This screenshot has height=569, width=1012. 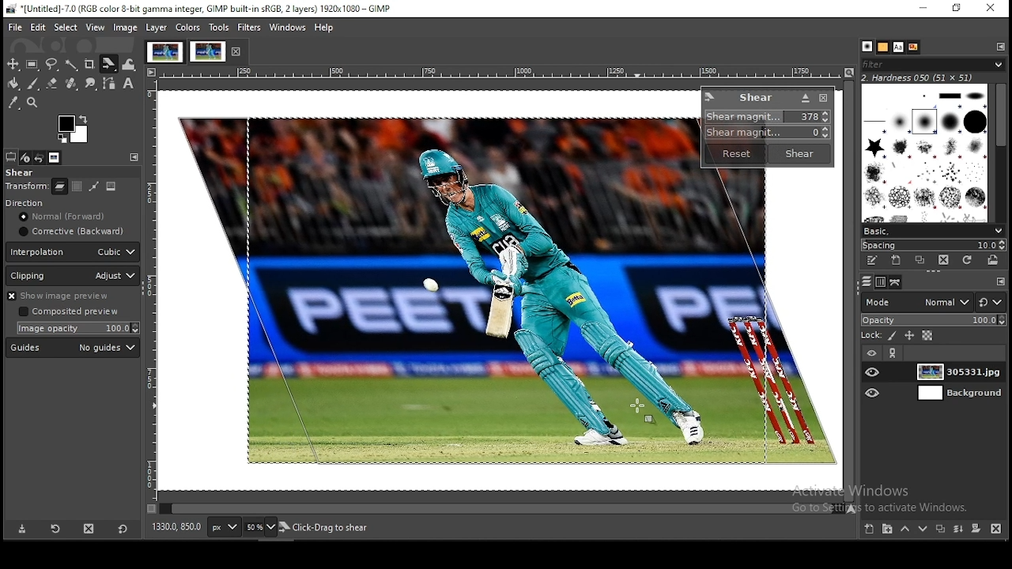 I want to click on lock pixel, so click(x=893, y=337).